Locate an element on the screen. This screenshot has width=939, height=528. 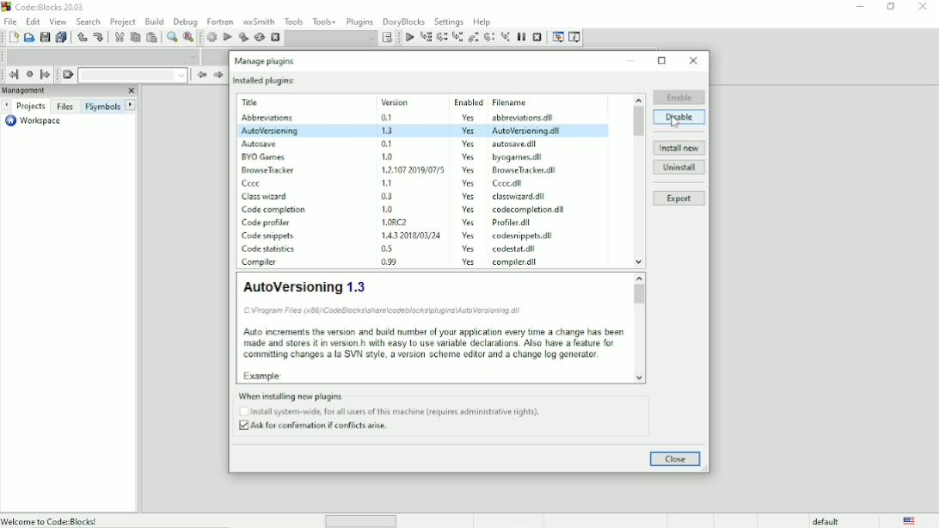
Cccc.dll is located at coordinates (510, 184).